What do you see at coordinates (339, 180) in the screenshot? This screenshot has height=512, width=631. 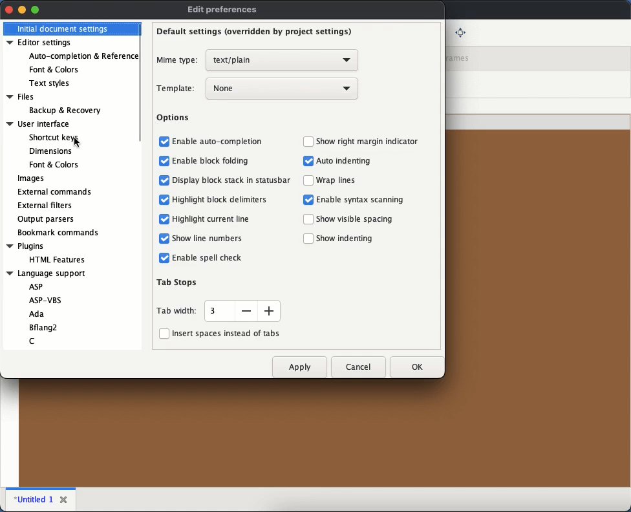 I see `Wrap lines` at bounding box center [339, 180].